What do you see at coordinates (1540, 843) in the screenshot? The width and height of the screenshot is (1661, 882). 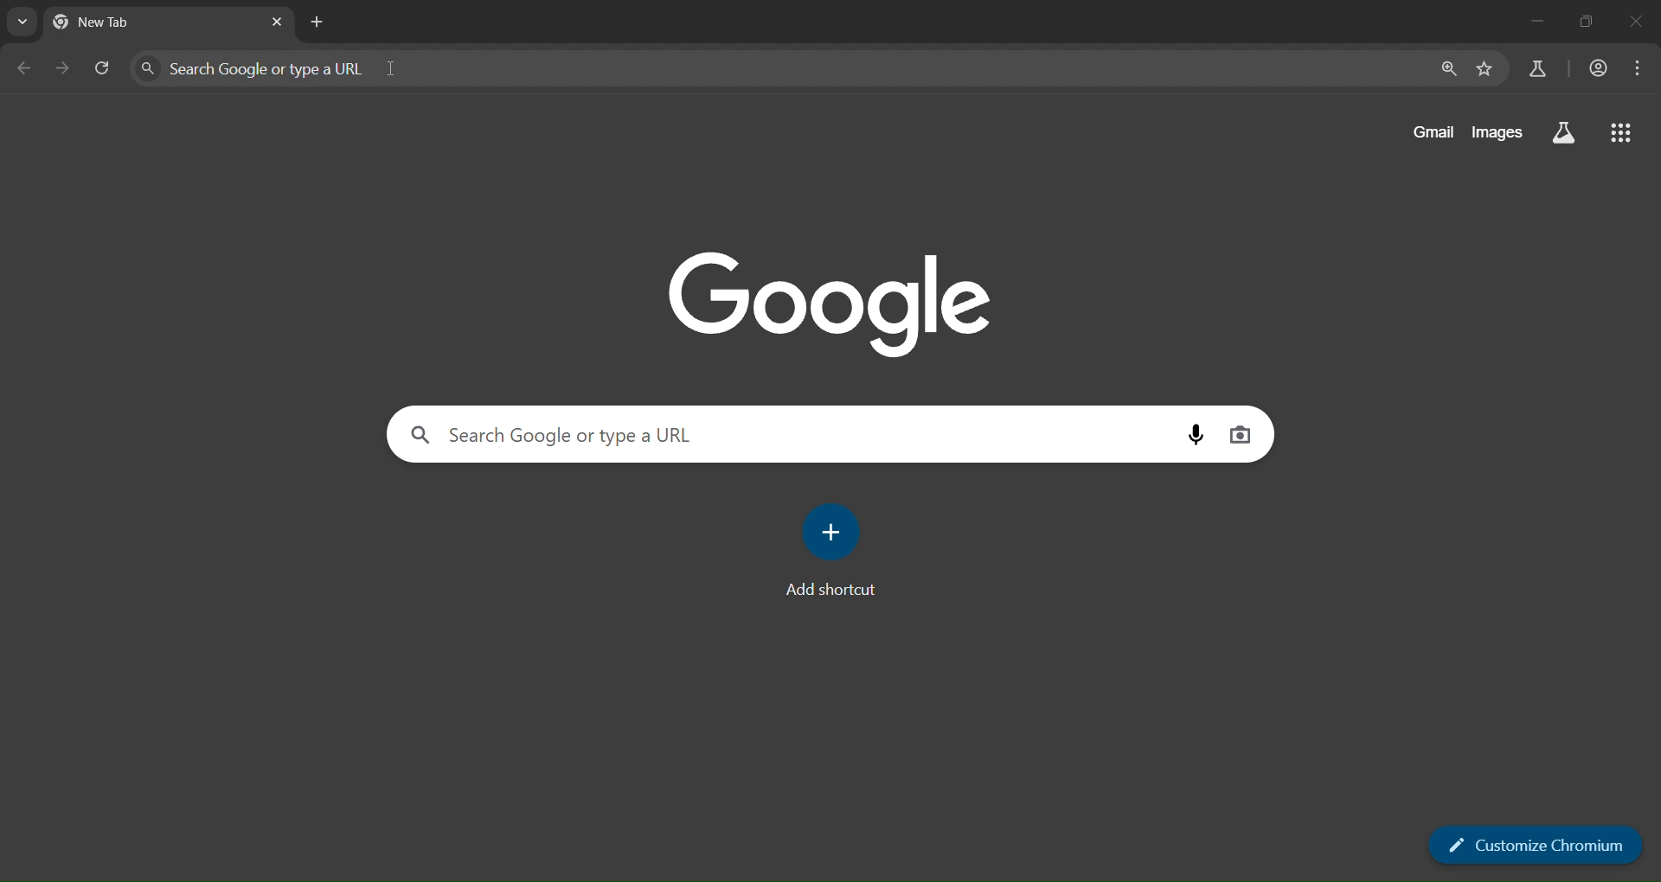 I see `customize chromium` at bounding box center [1540, 843].